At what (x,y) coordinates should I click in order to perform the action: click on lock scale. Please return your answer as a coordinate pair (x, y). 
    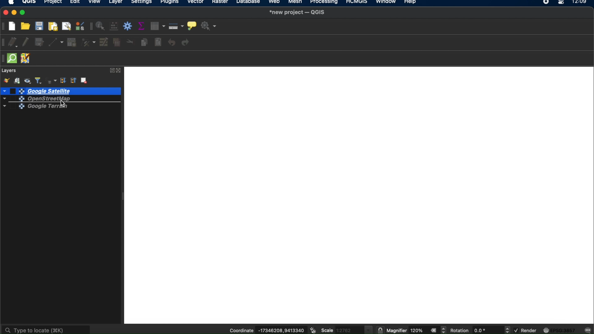
    Looking at the image, I should click on (380, 330).